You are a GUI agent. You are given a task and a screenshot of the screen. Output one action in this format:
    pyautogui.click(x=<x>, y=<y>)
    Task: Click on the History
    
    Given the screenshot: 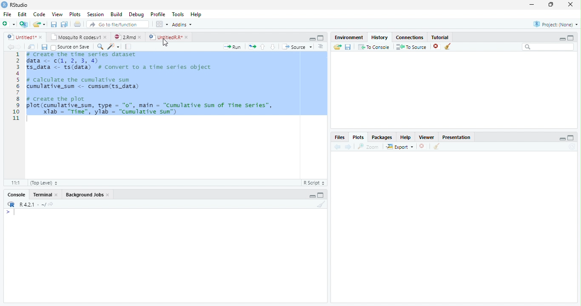 What is the action you would take?
    pyautogui.click(x=379, y=37)
    